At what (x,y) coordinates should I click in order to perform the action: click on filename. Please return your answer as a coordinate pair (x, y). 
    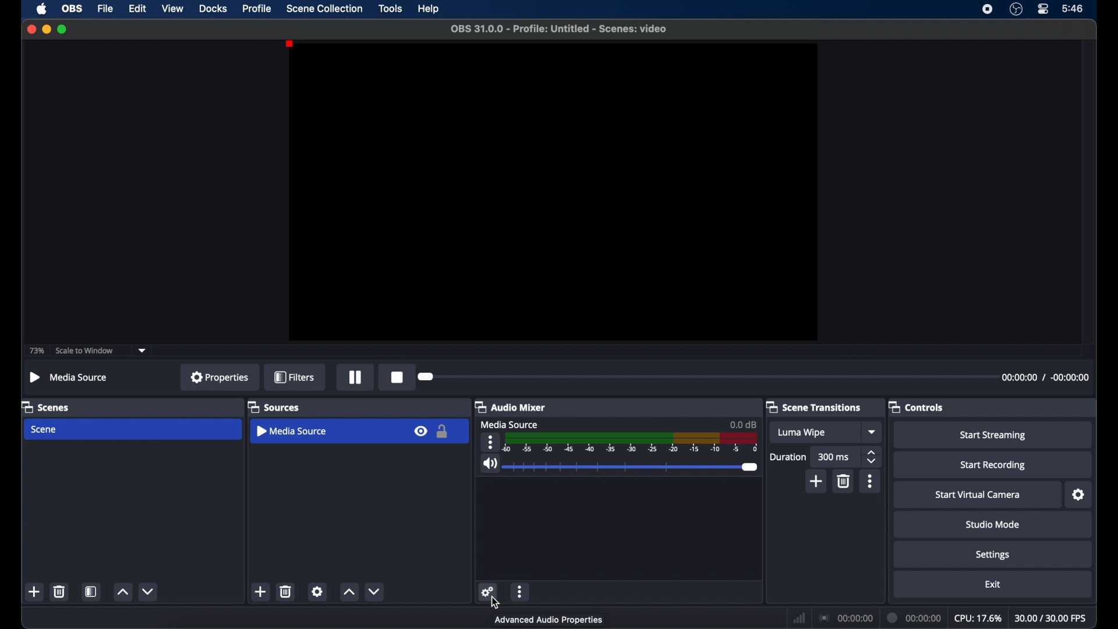
    Looking at the image, I should click on (558, 28).